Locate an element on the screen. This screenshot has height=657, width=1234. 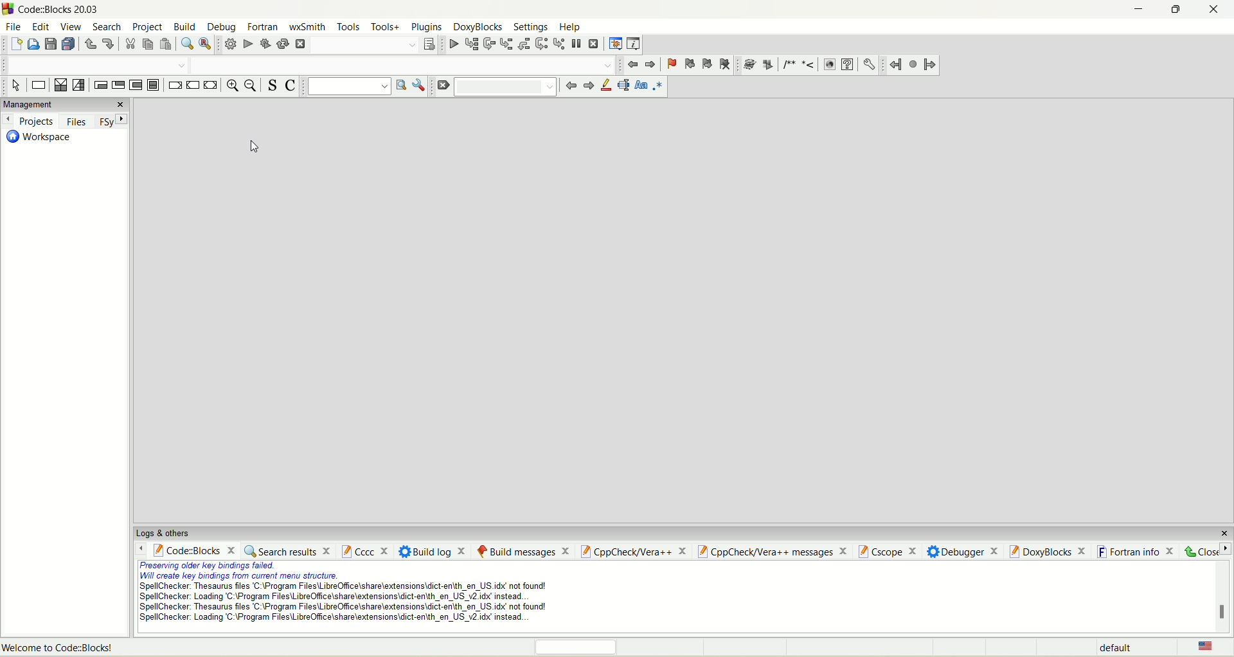
new is located at coordinates (13, 44).